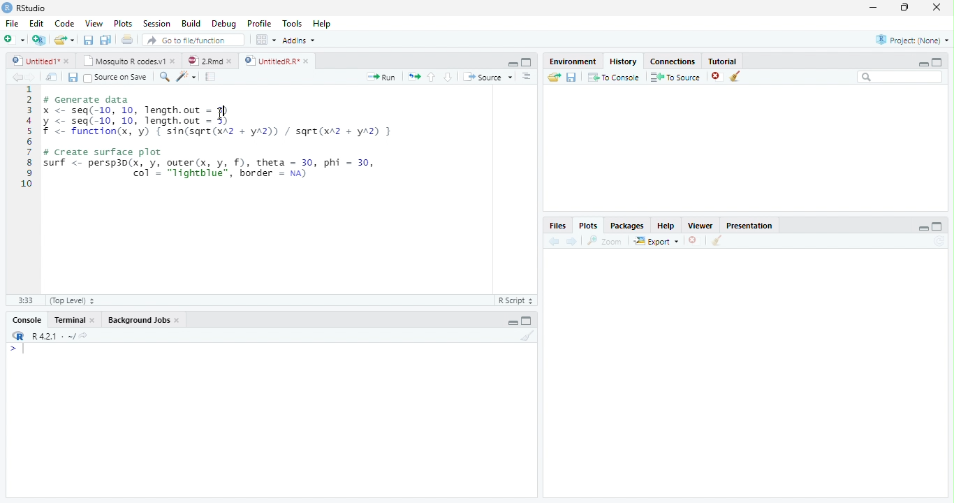 This screenshot has height=503, width=954. I want to click on Minimize, so click(511, 64).